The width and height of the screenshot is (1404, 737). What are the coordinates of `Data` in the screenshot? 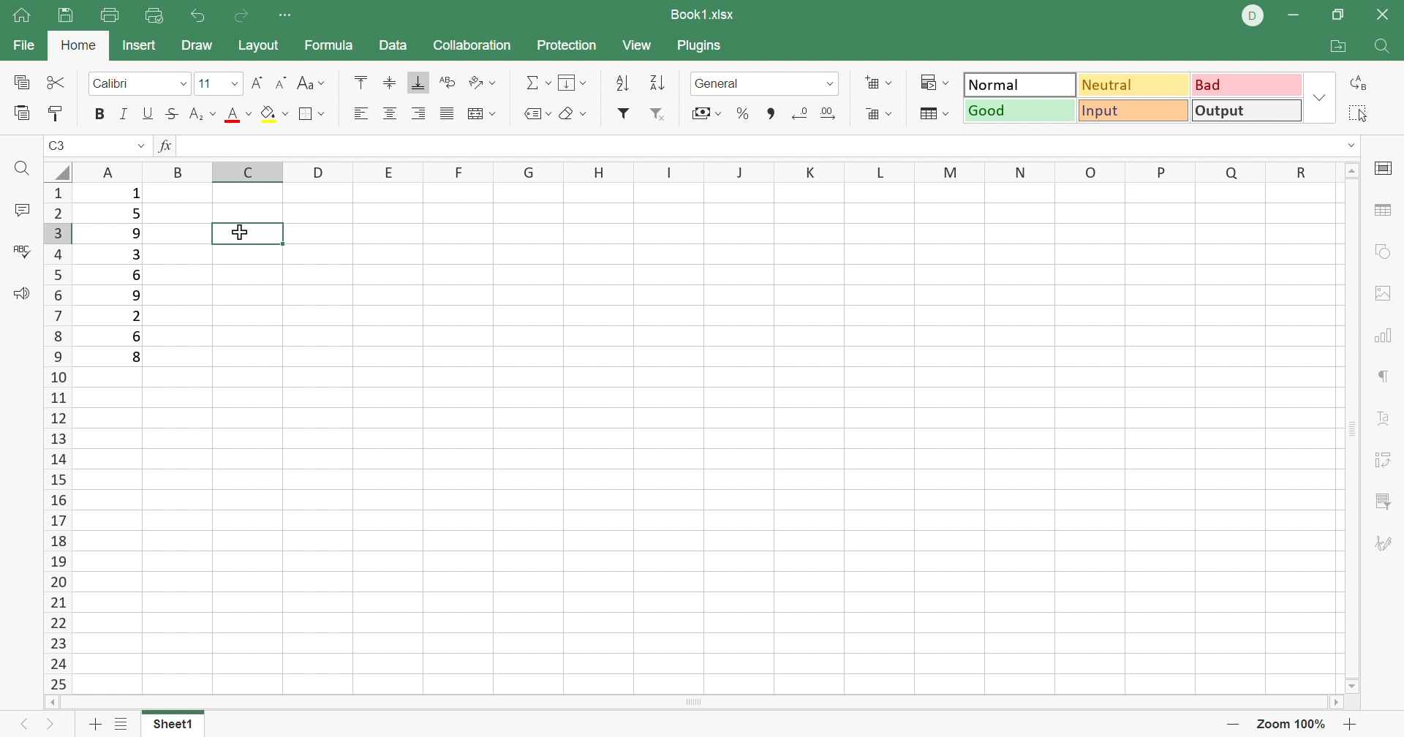 It's located at (392, 43).